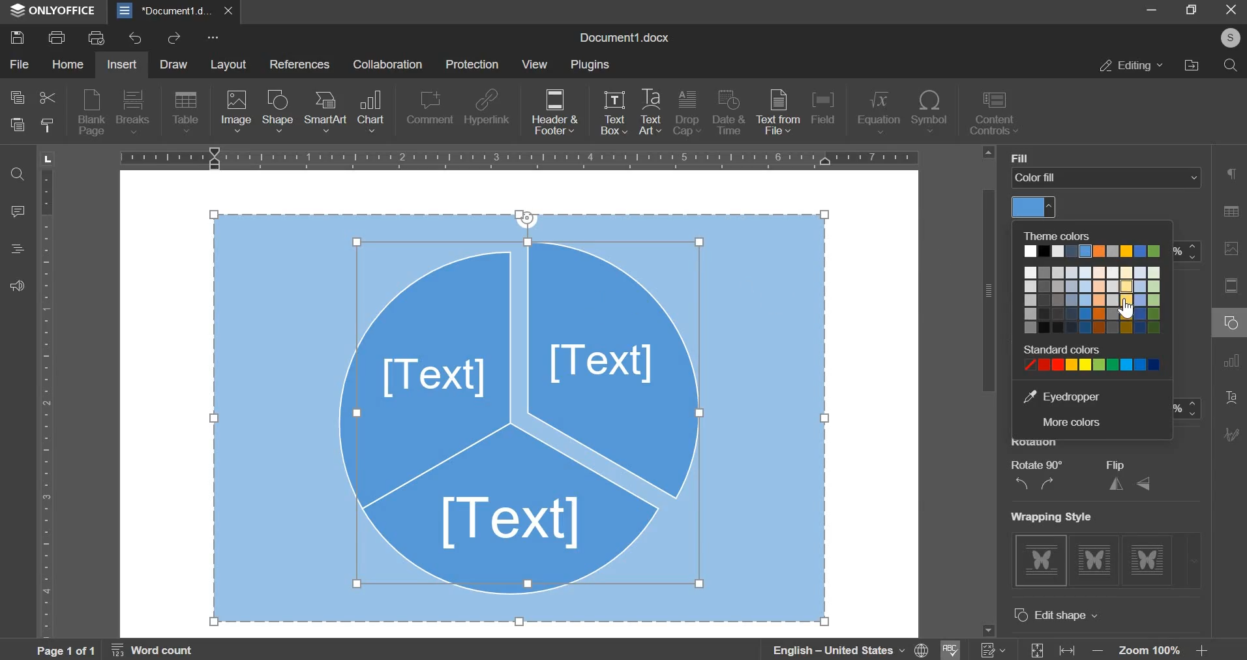  What do you see at coordinates (1113, 562) in the screenshot?
I see `wrapping style` at bounding box center [1113, 562].